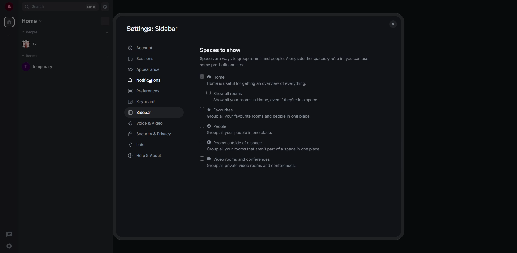 The width and height of the screenshot is (517, 253). Describe the element at coordinates (150, 82) in the screenshot. I see `cursor` at that location.